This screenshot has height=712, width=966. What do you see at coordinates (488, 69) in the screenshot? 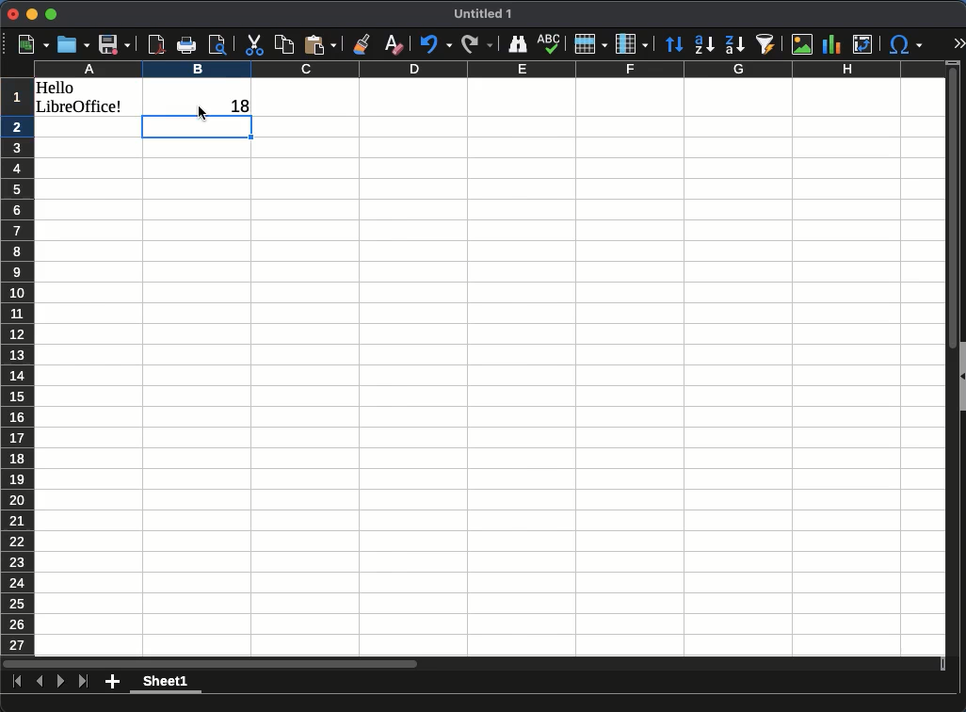
I see `columns` at bounding box center [488, 69].